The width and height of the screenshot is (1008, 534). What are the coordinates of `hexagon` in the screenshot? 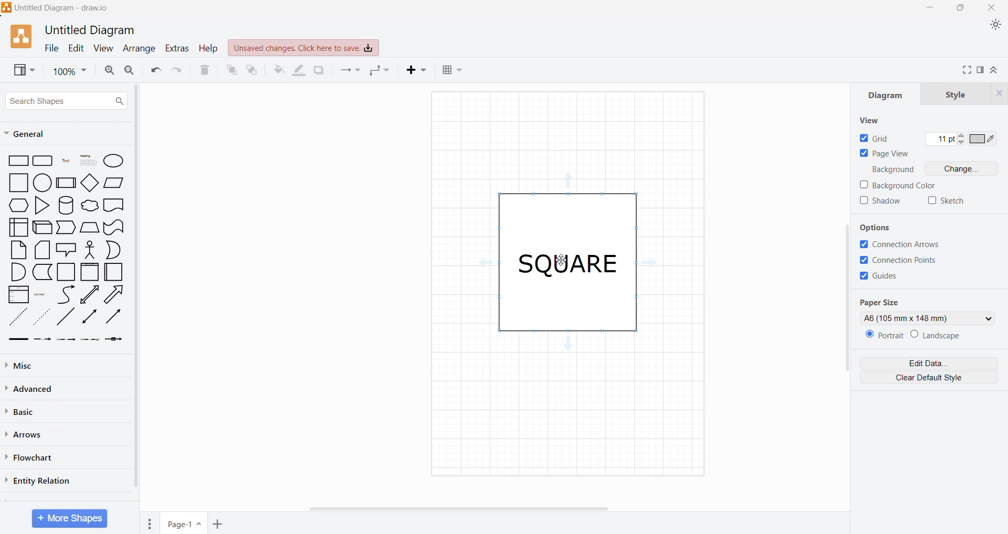 It's located at (18, 205).